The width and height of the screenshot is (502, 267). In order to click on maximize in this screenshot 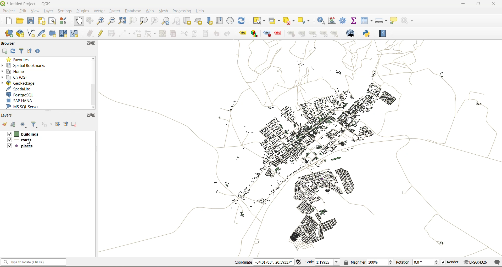, I will do `click(478, 4)`.